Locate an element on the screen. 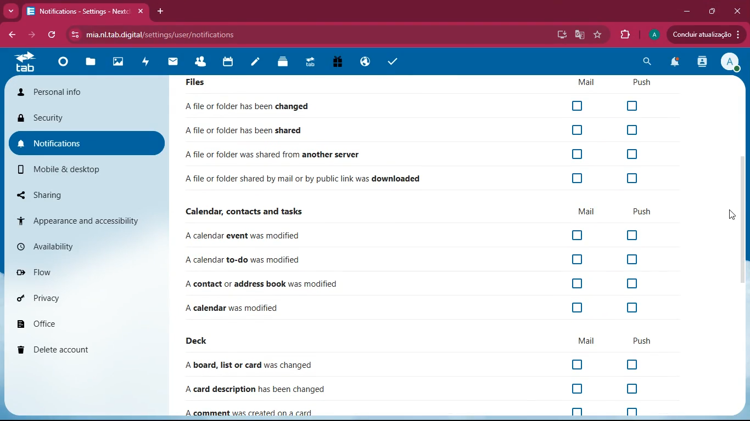 The height and width of the screenshot is (421, 750). mail is located at coordinates (585, 212).